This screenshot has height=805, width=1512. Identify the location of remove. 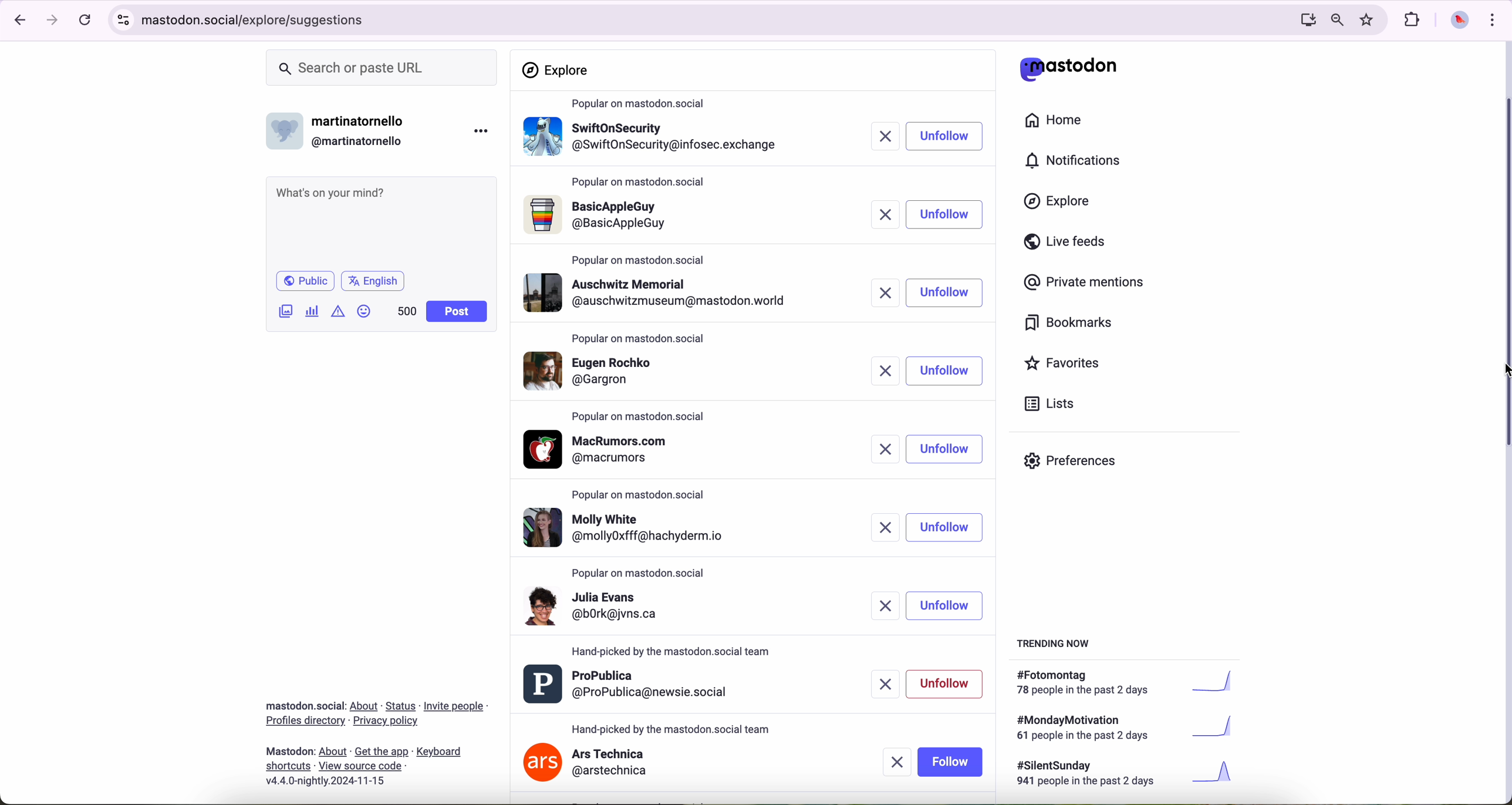
(895, 763).